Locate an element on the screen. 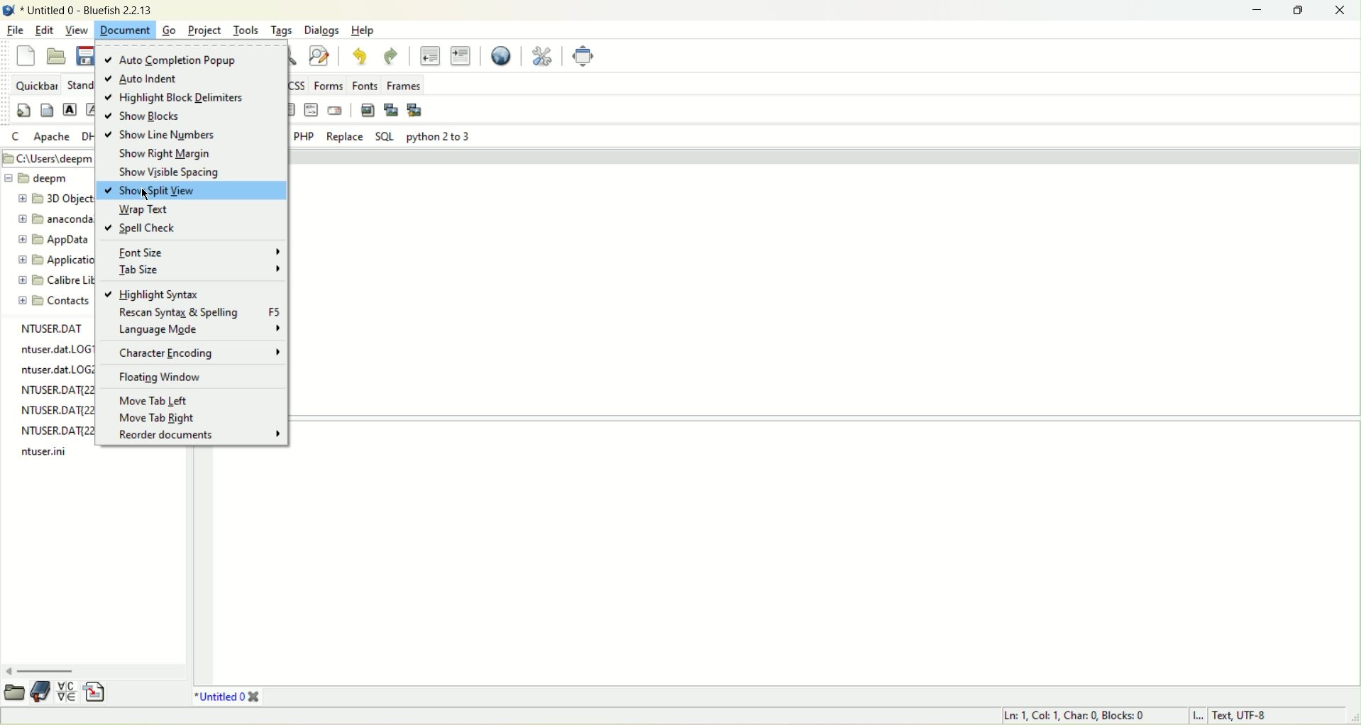 This screenshot has height=725, width=1361. tools is located at coordinates (247, 31).